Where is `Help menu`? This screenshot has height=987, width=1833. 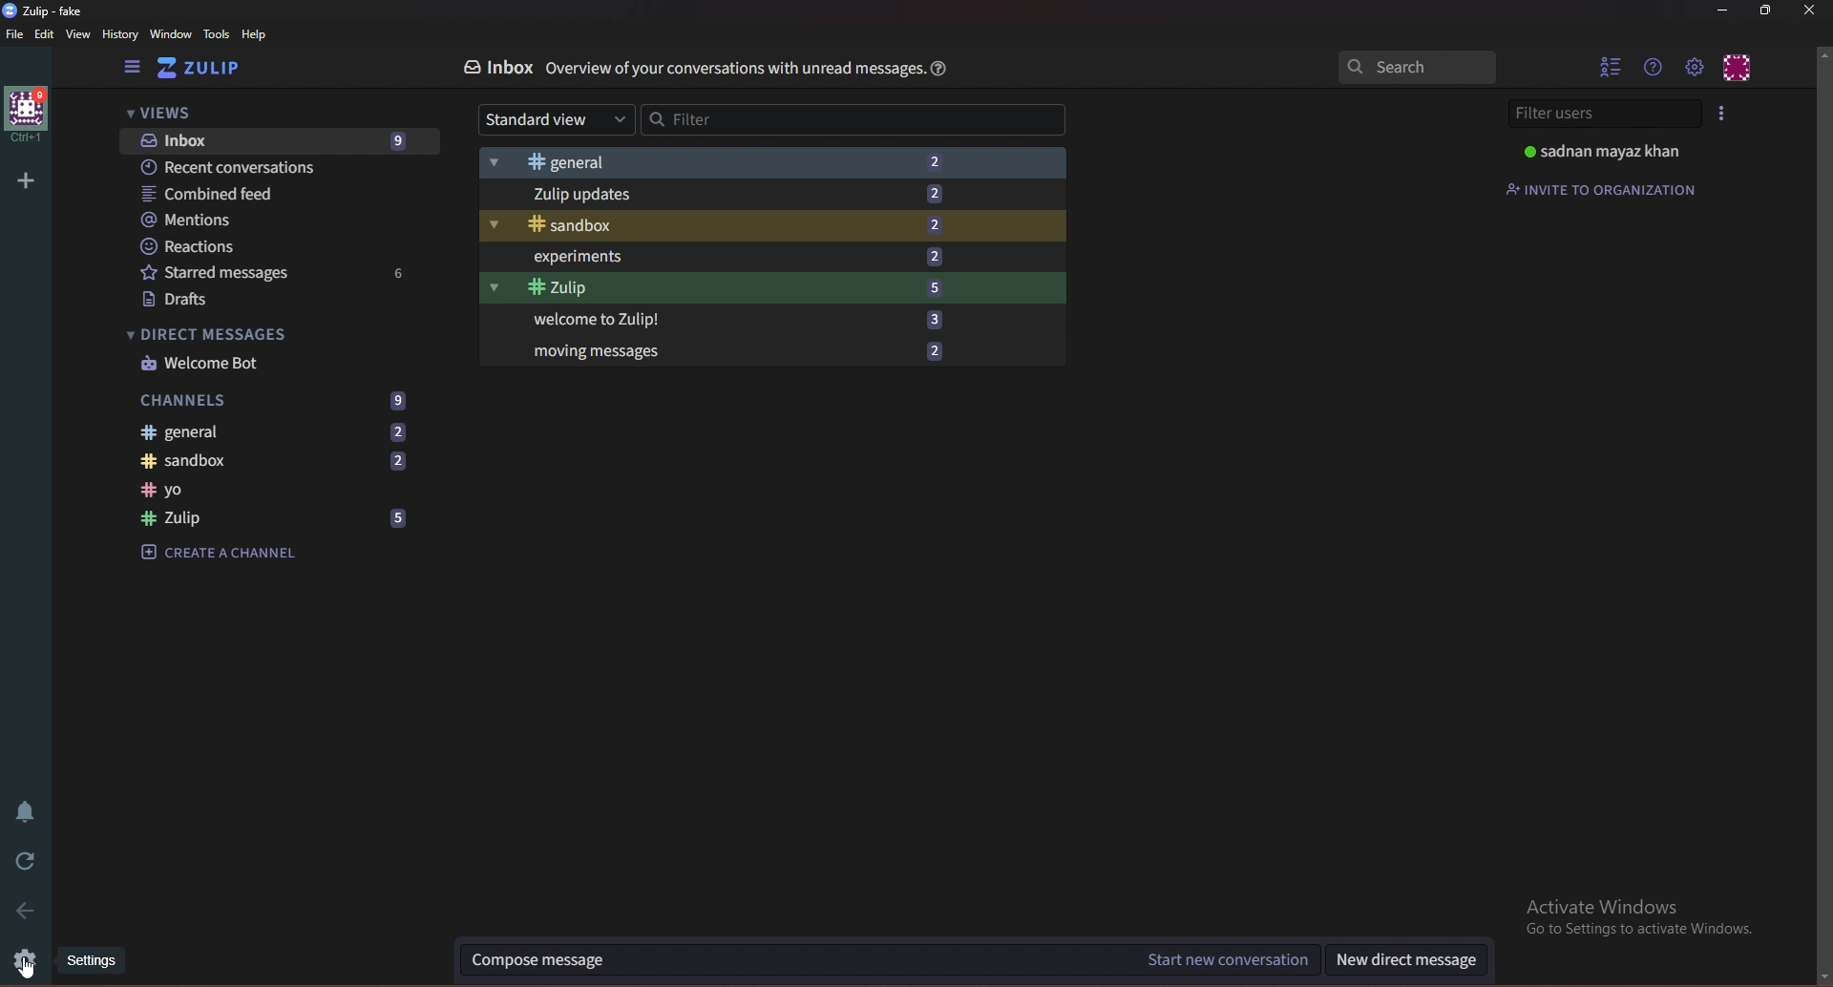 Help menu is located at coordinates (1654, 67).